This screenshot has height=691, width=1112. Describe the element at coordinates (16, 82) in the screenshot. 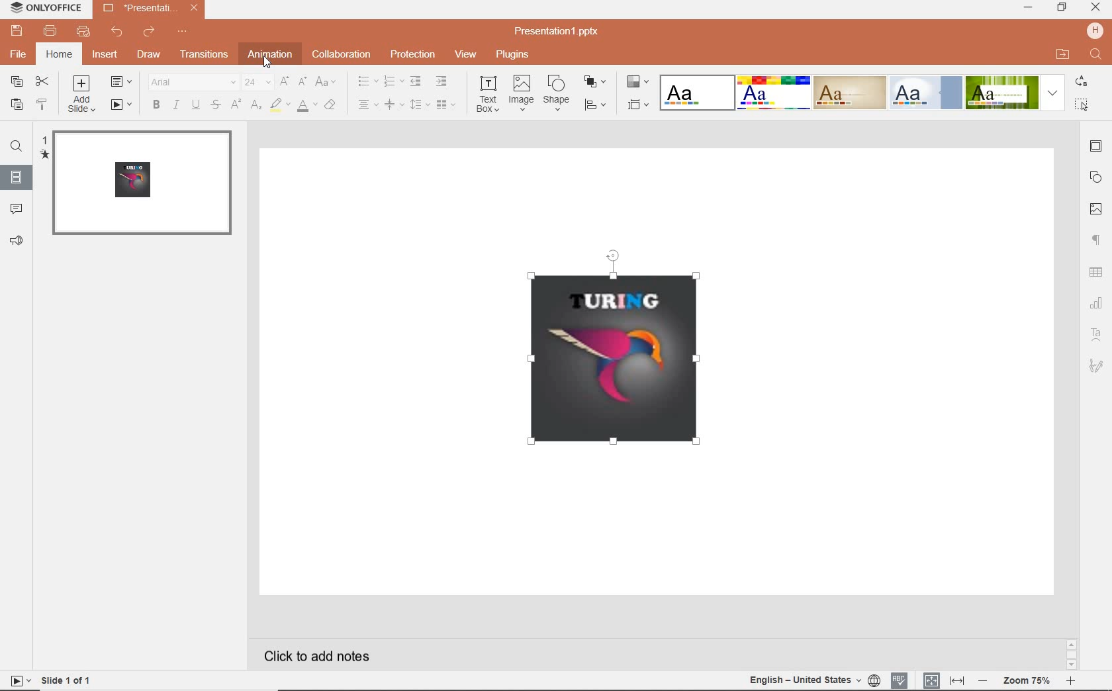

I see `copy` at that location.